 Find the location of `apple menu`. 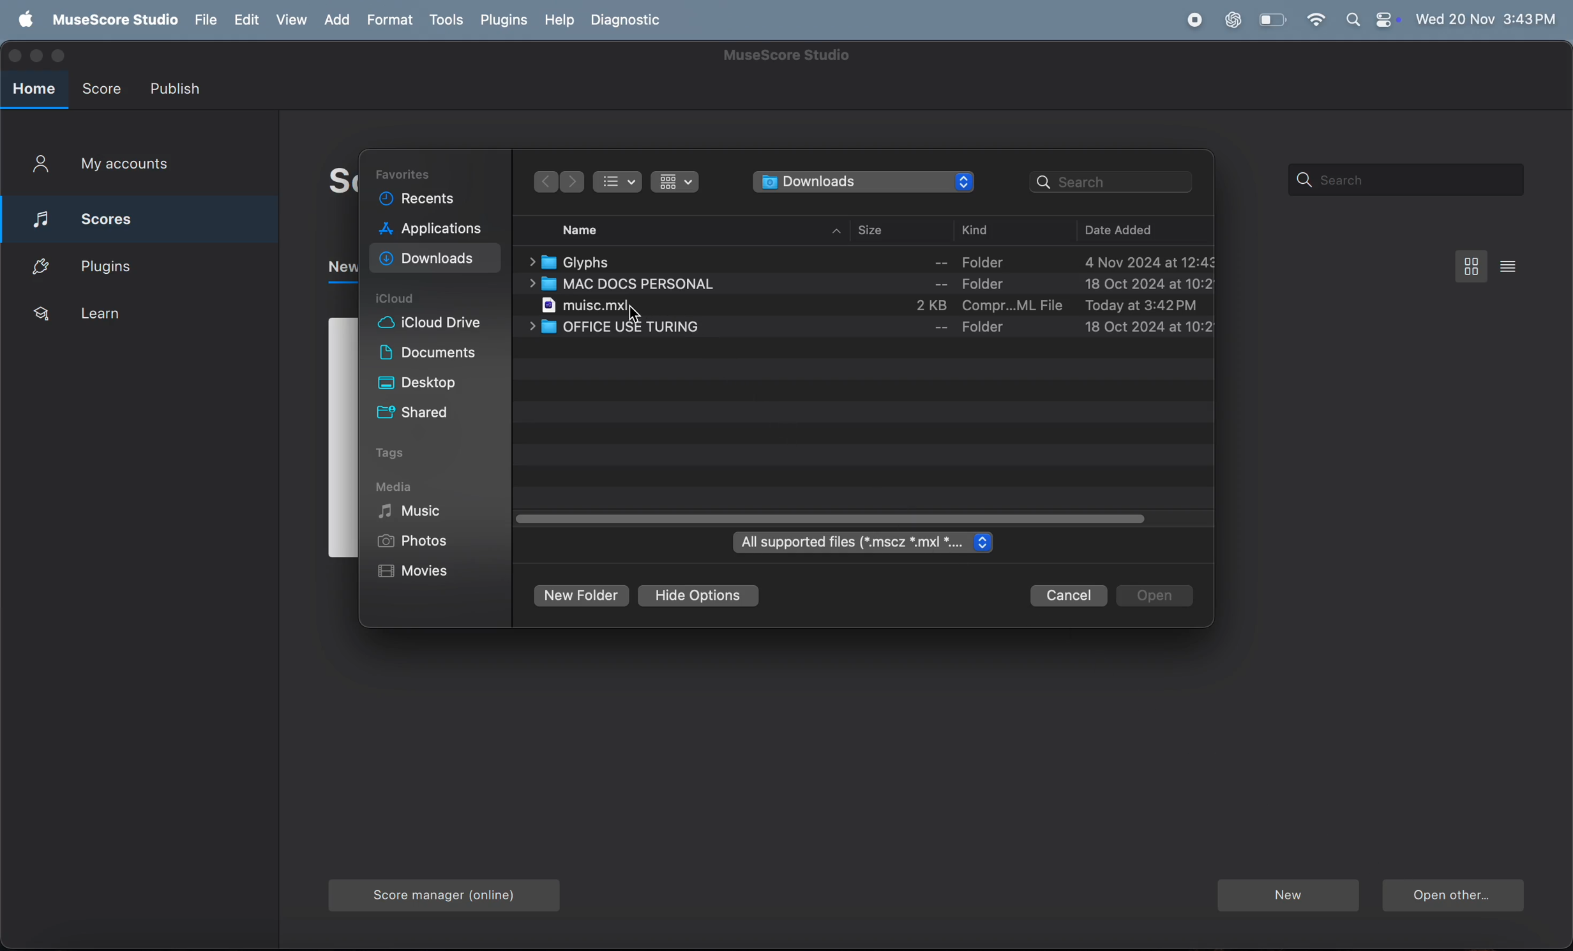

apple menu is located at coordinates (24, 19).